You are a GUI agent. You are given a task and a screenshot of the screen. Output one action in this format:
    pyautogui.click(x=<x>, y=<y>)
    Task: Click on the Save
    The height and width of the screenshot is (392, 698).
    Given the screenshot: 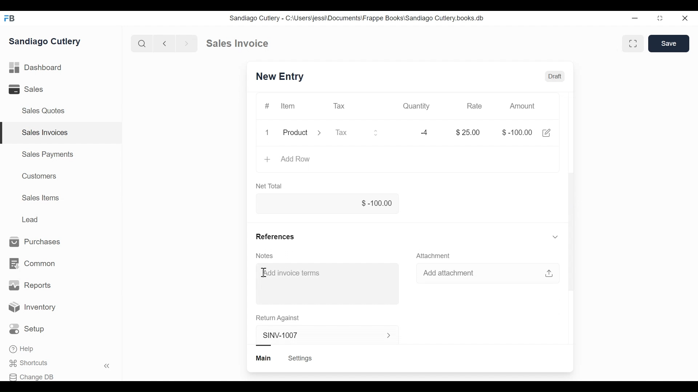 What is the action you would take?
    pyautogui.click(x=669, y=44)
    